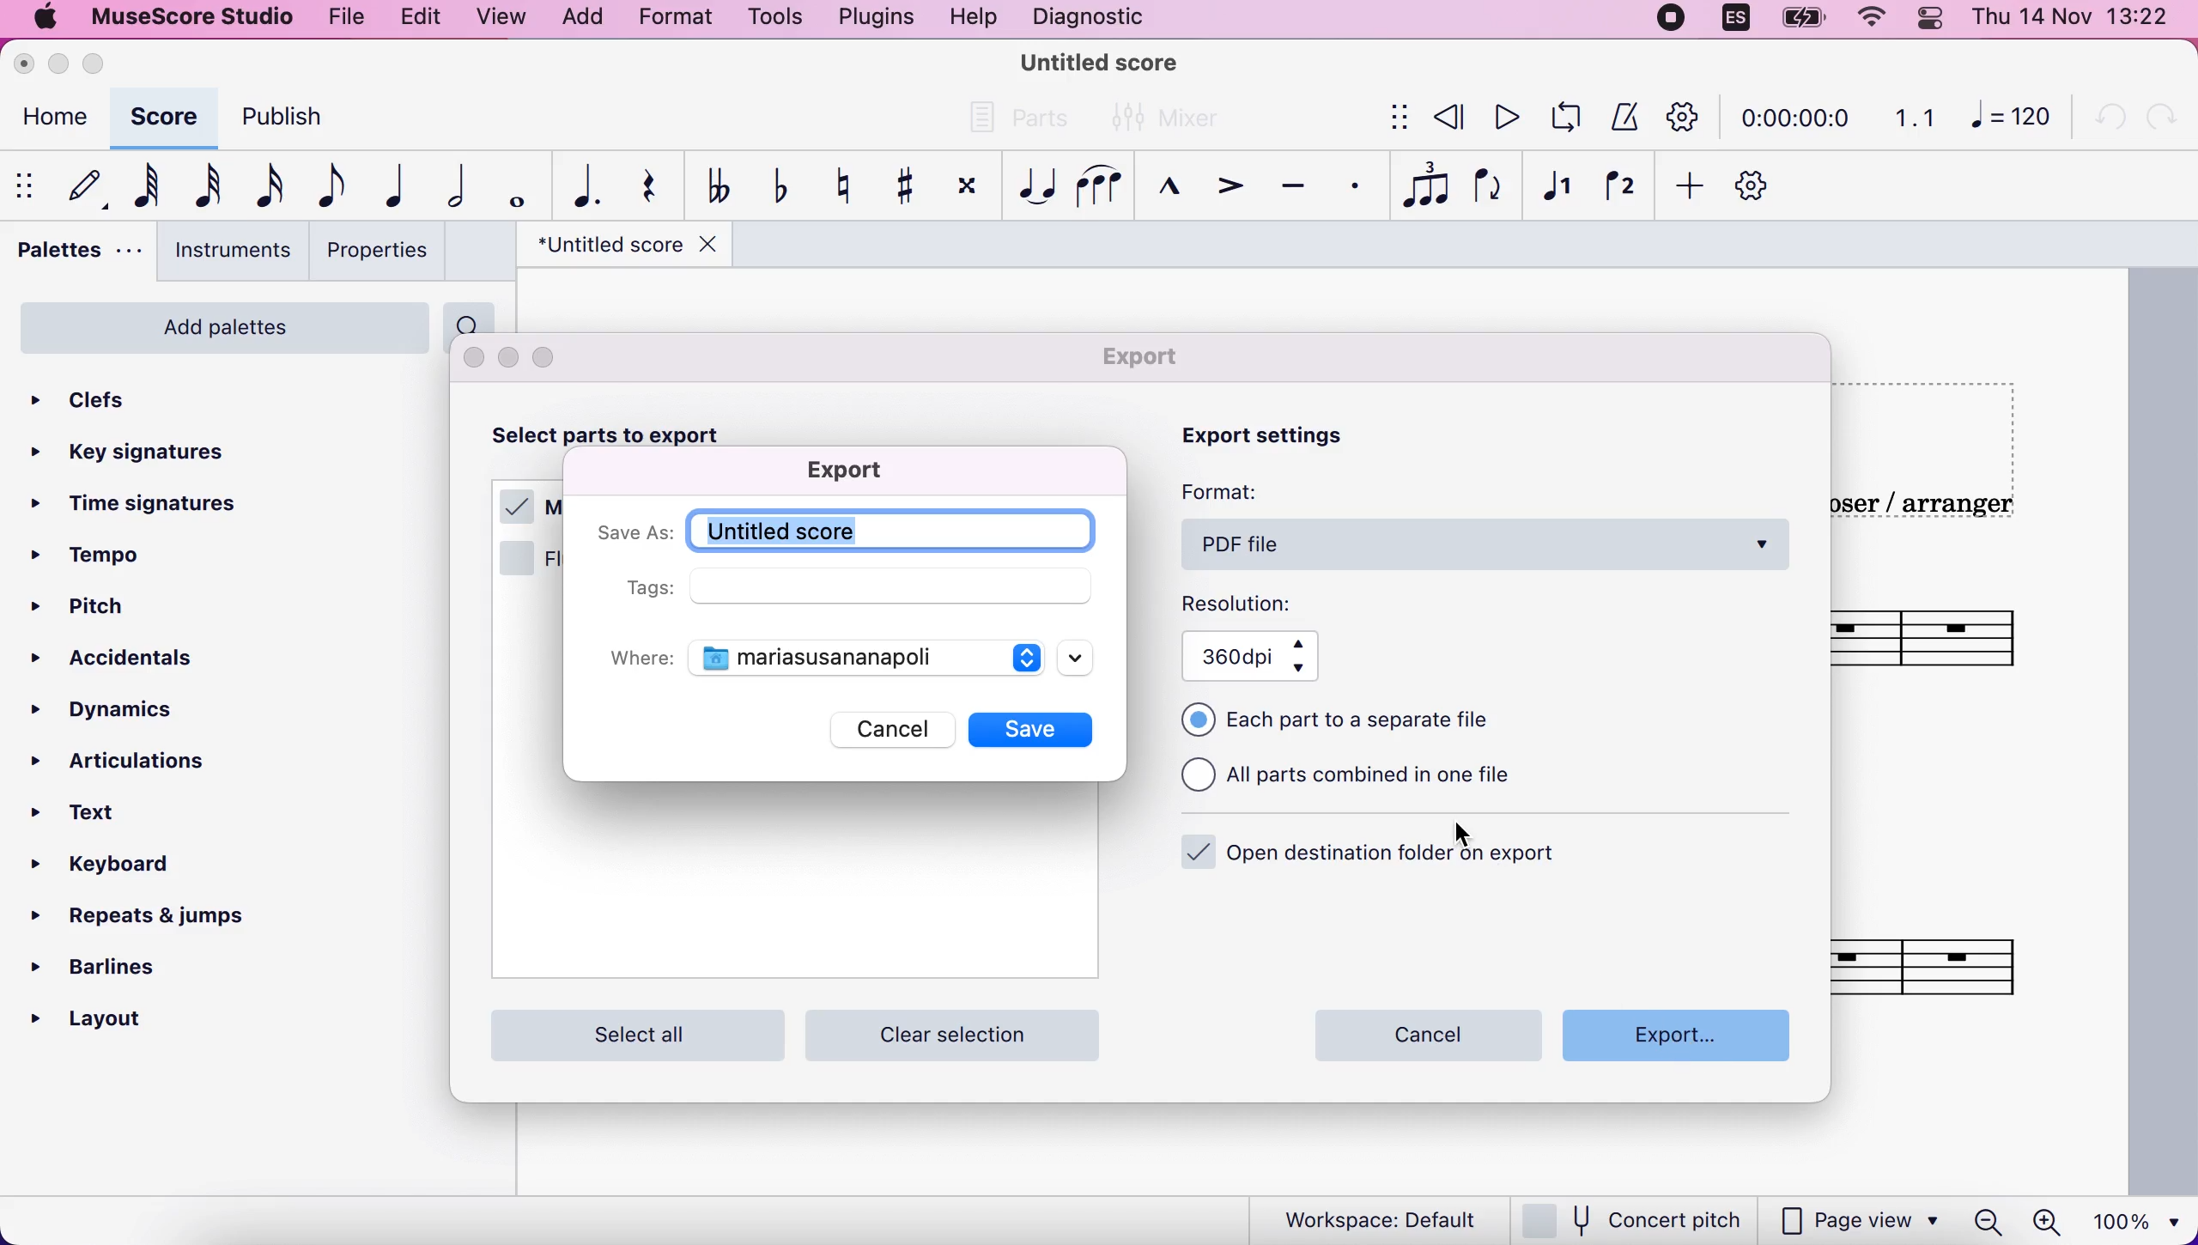 Image resolution: width=2198 pixels, height=1245 pixels. What do you see at coordinates (647, 581) in the screenshot?
I see `tags` at bounding box center [647, 581].